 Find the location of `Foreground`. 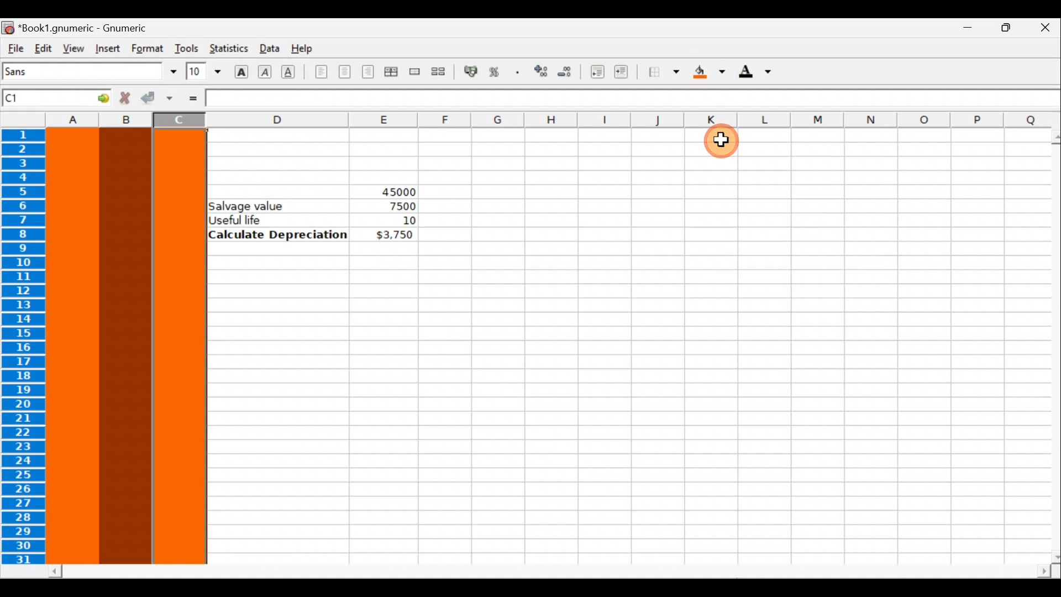

Foreground is located at coordinates (759, 72).